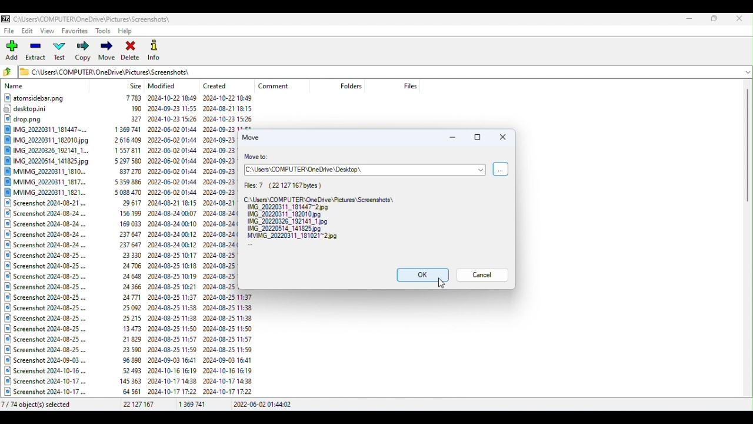 The height and width of the screenshot is (424, 753). I want to click on Browse for folder, so click(501, 169).